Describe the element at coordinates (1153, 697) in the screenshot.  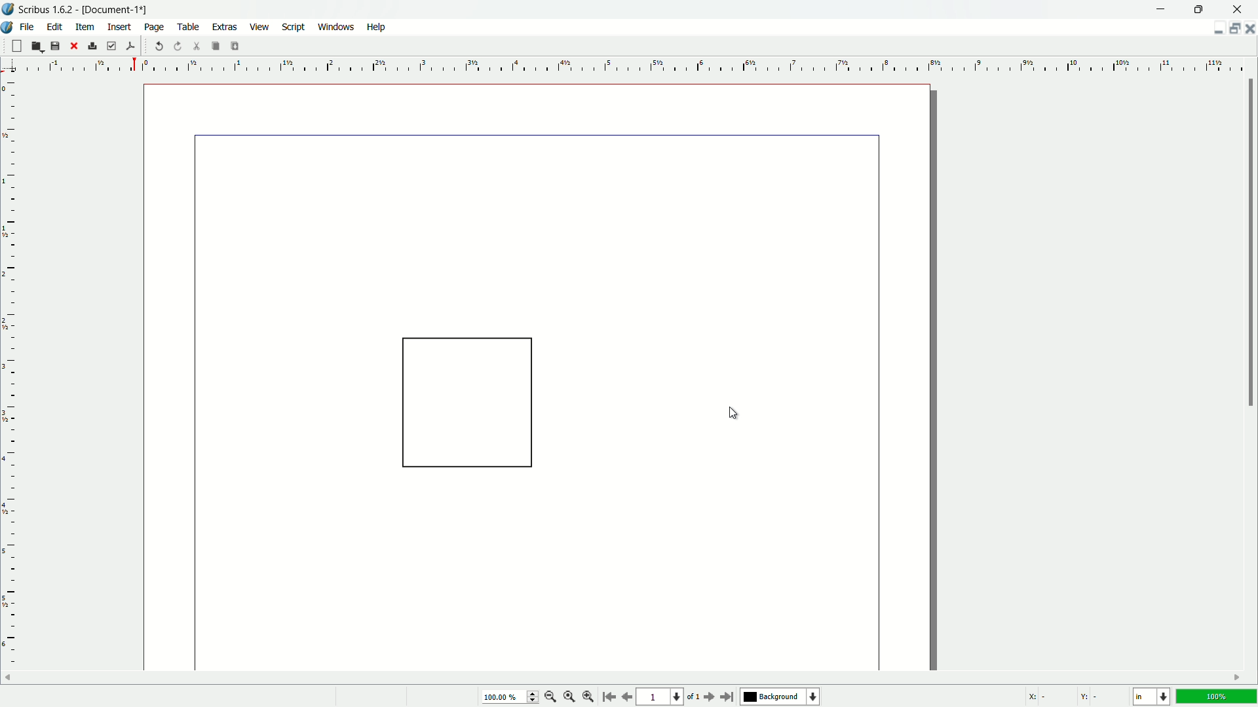
I see `change measuring unit` at that location.